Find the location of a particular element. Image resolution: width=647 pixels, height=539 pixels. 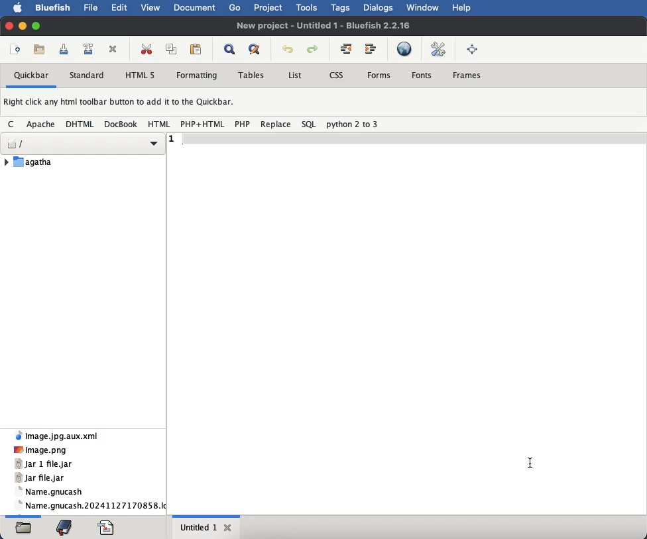

bookmark is located at coordinates (66, 526).